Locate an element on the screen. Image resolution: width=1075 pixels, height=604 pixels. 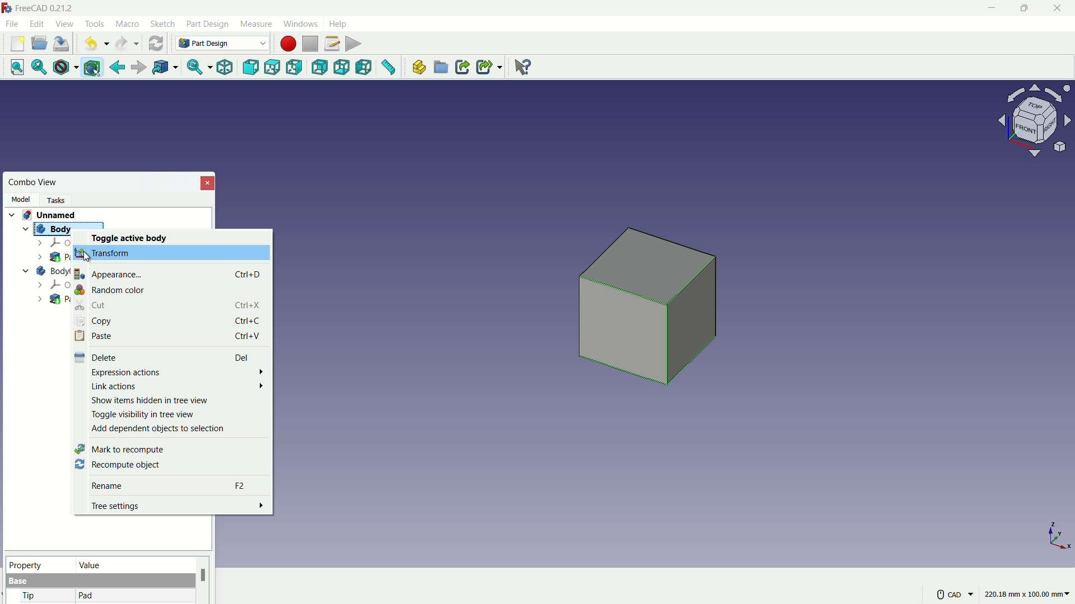
preset viewpoint is located at coordinates (1038, 126).